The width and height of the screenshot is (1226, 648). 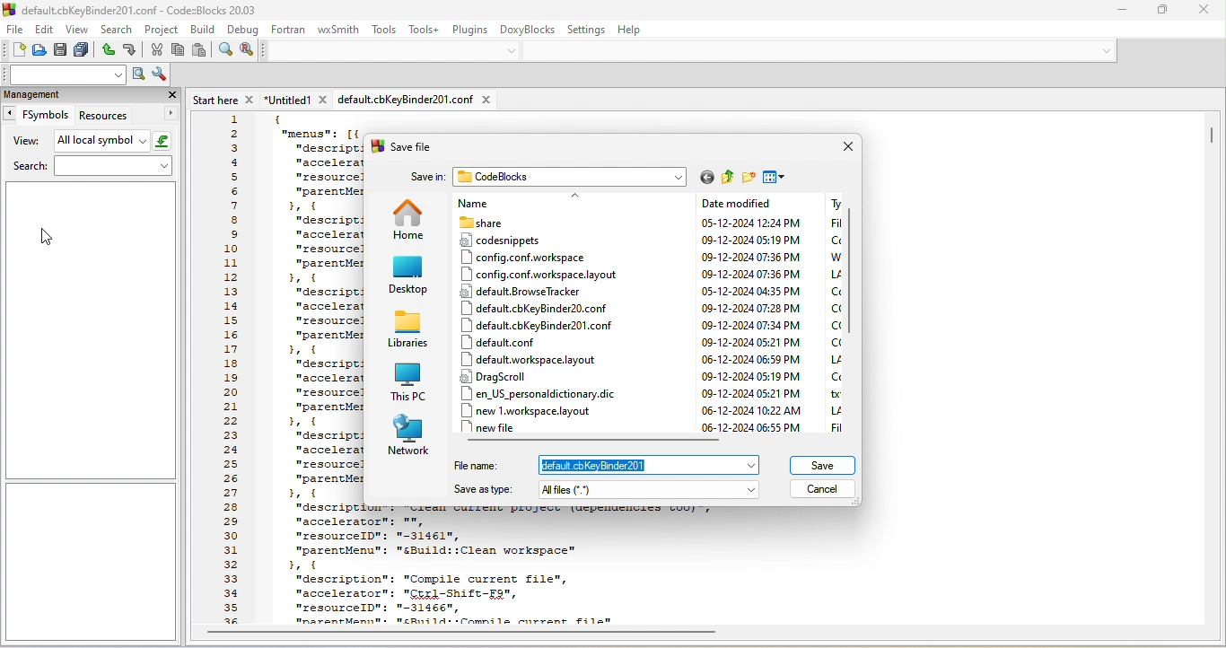 I want to click on vertical scroll bar, so click(x=854, y=275).